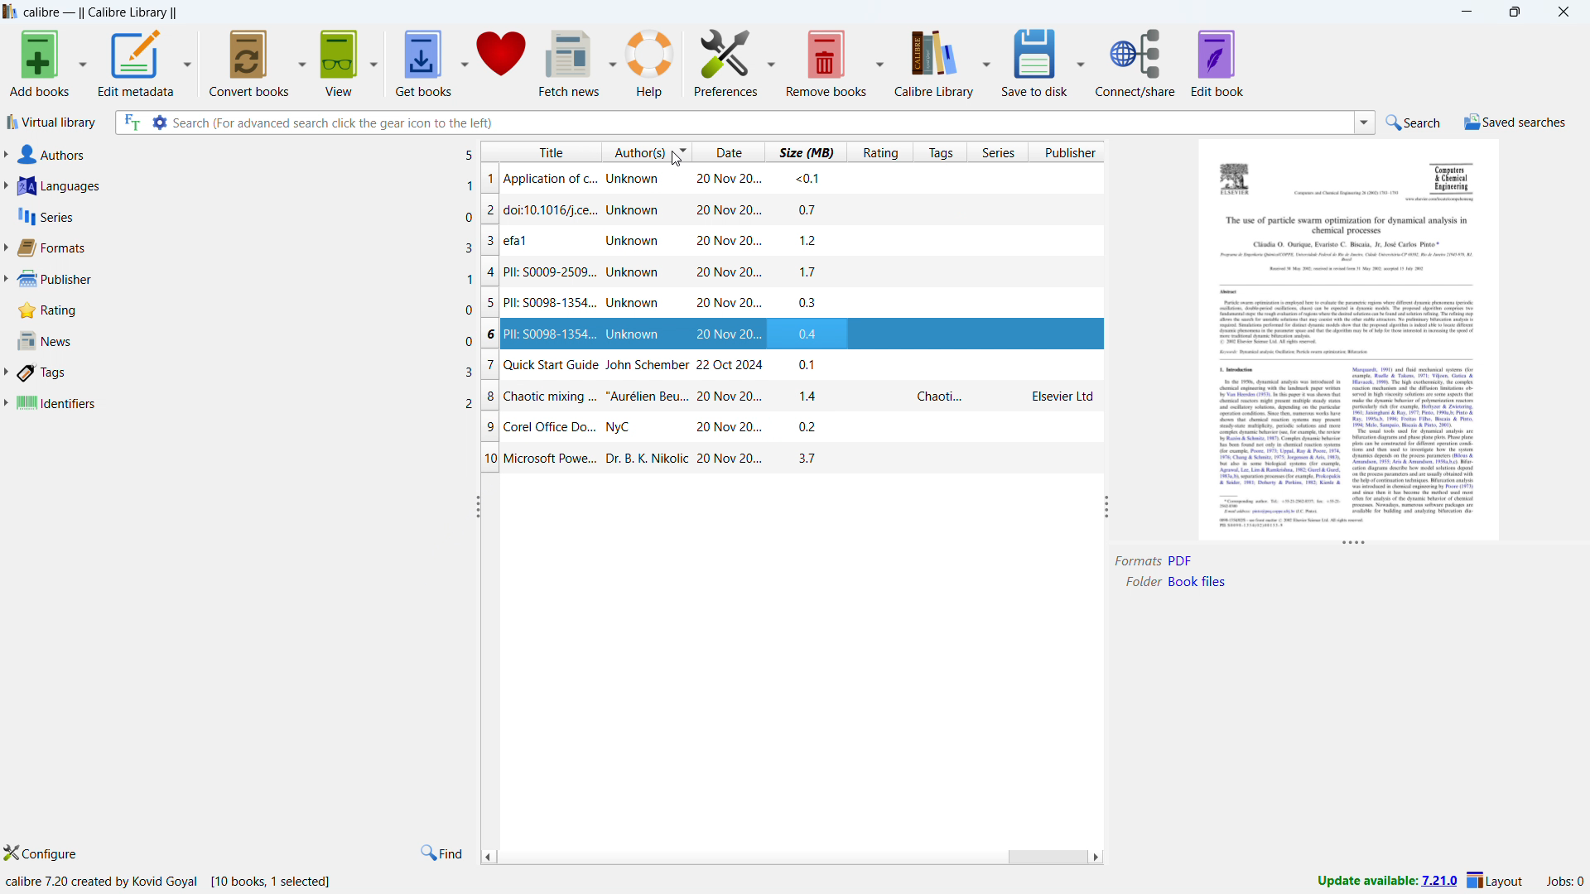 The image size is (1590, 894). I want to click on saved searhes, so click(1515, 122).